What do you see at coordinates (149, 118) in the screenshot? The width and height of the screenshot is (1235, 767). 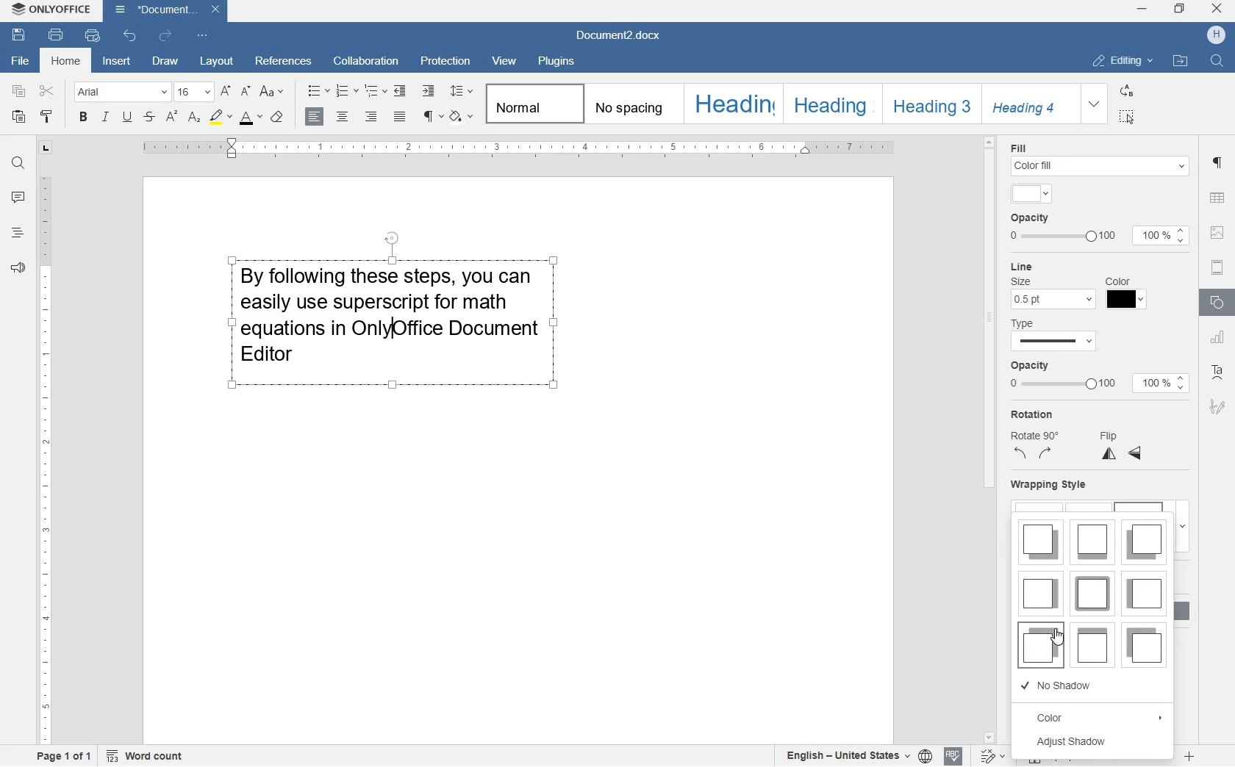 I see `strikethrough` at bounding box center [149, 118].